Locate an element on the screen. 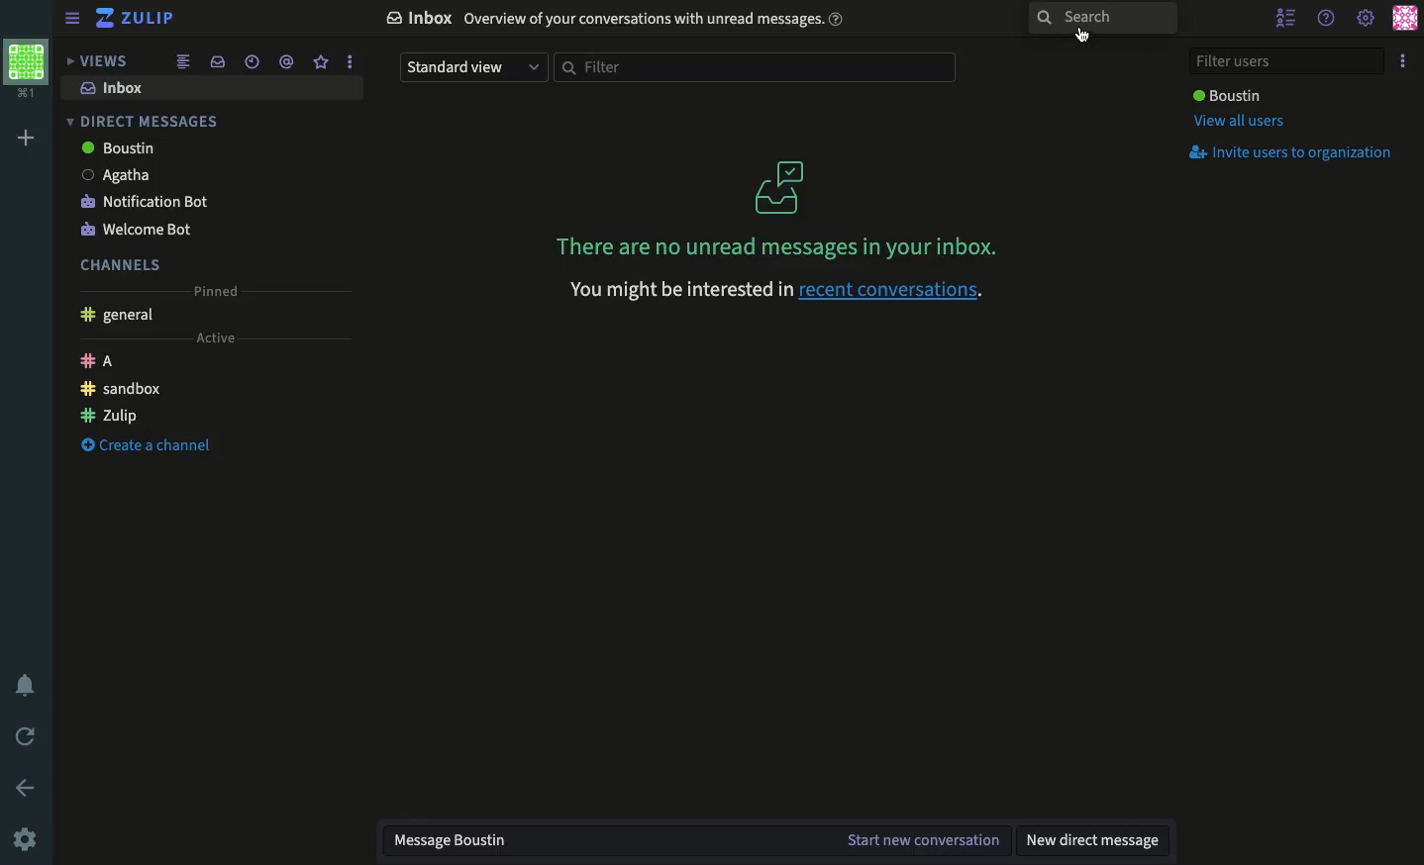 The image size is (1424, 865). Back is located at coordinates (28, 787).